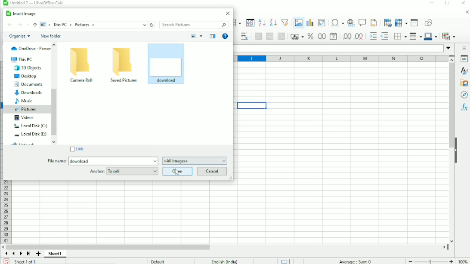 This screenshot has height=264, width=470. Describe the element at coordinates (464, 107) in the screenshot. I see `Functions` at that location.